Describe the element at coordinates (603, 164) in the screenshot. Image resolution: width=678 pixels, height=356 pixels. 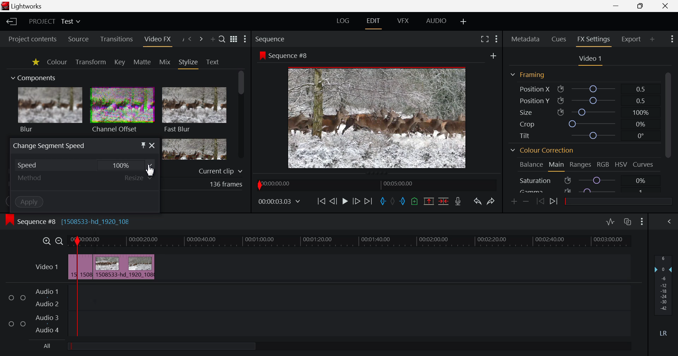
I see `RGB` at that location.